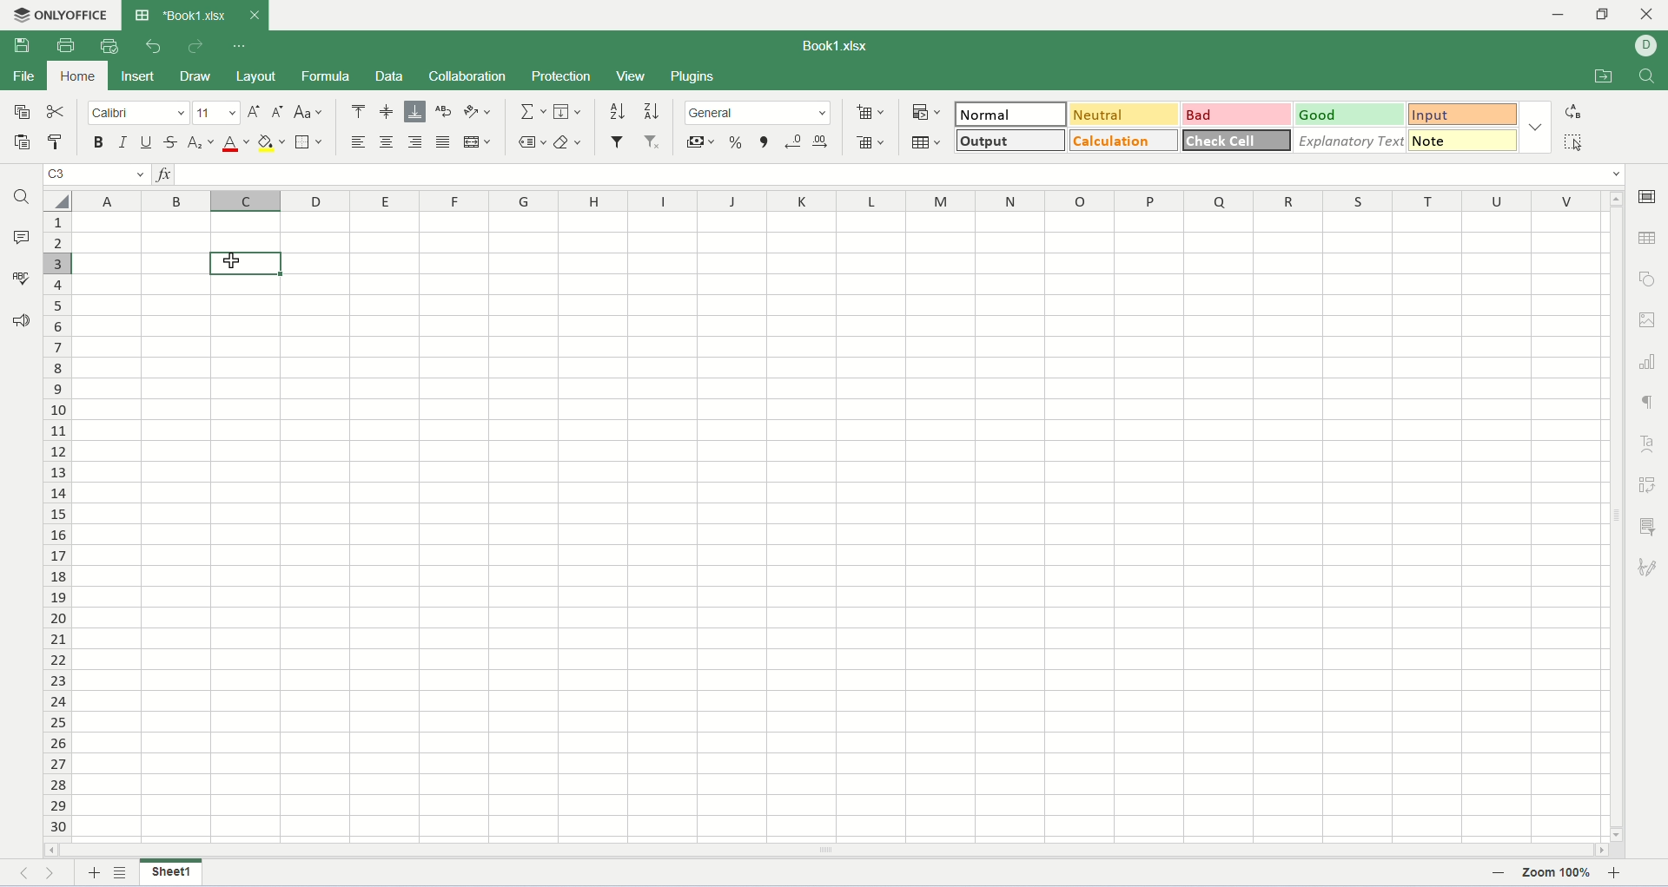 This screenshot has width=1668, height=887. I want to click on object settings, so click(1649, 281).